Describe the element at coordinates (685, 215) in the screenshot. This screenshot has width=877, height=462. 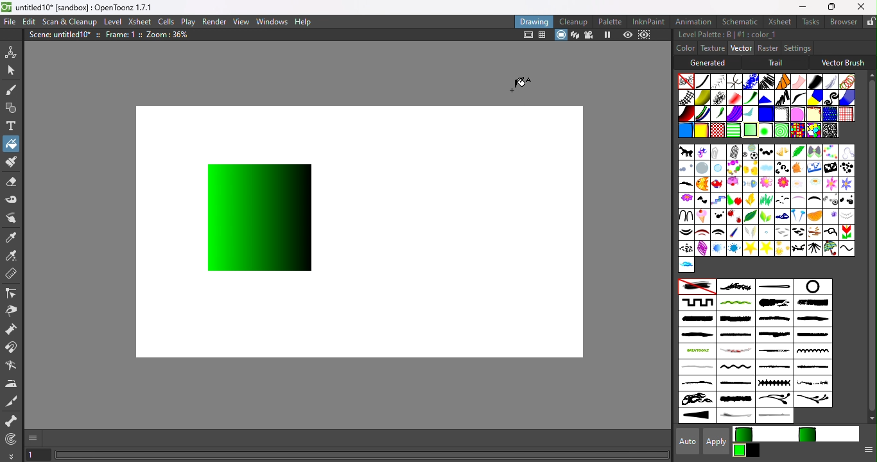
I see `hook` at that location.